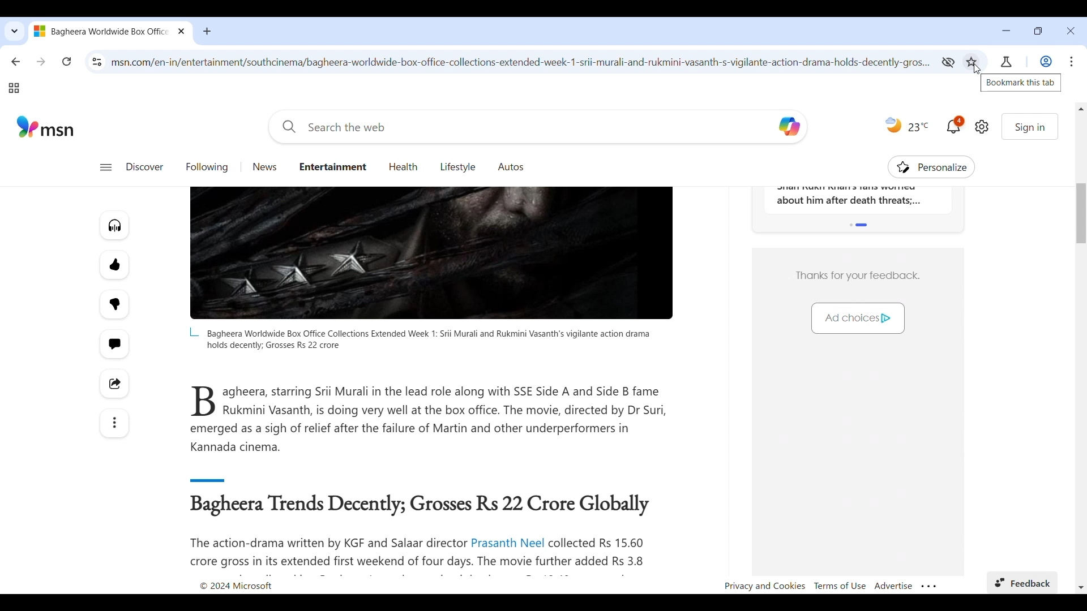 Image resolution: width=1087 pixels, height=611 pixels. What do you see at coordinates (144, 167) in the screenshot?
I see `Go to discover page` at bounding box center [144, 167].